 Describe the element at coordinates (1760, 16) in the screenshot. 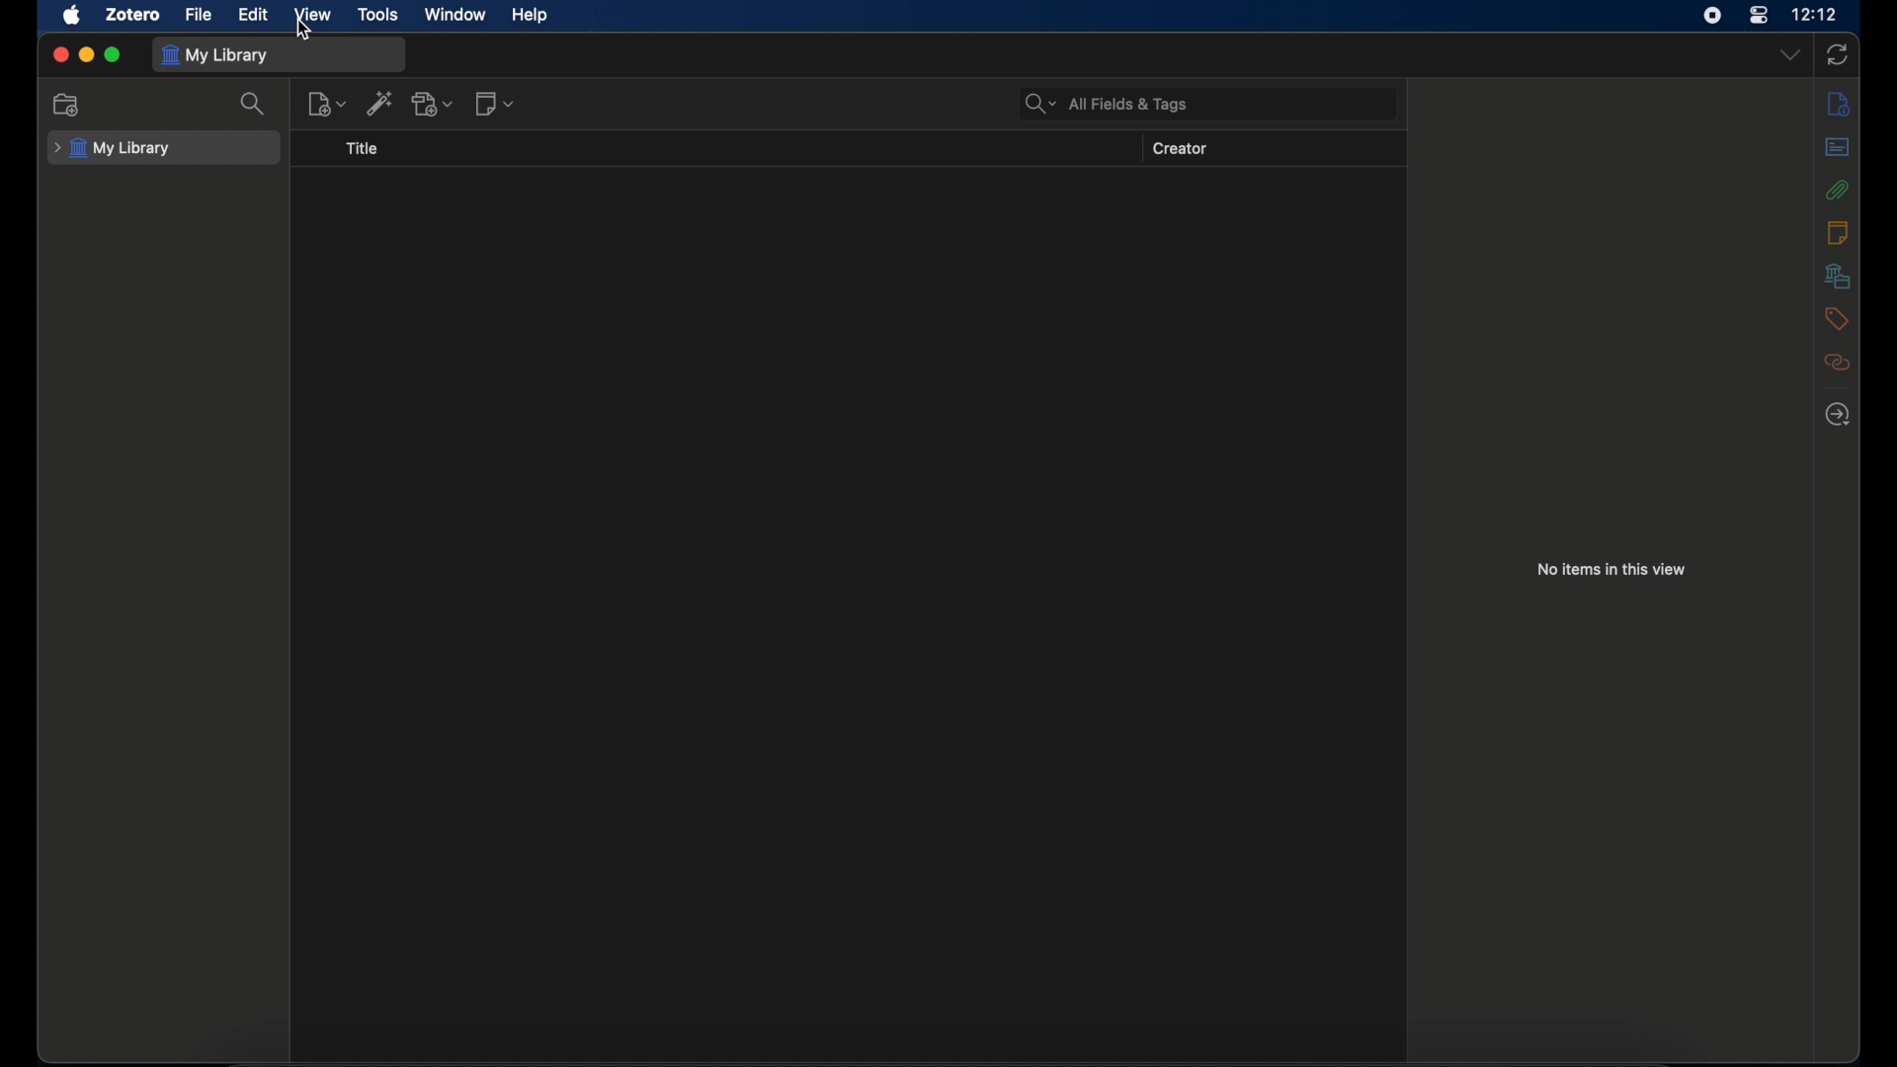

I see `control center` at that location.